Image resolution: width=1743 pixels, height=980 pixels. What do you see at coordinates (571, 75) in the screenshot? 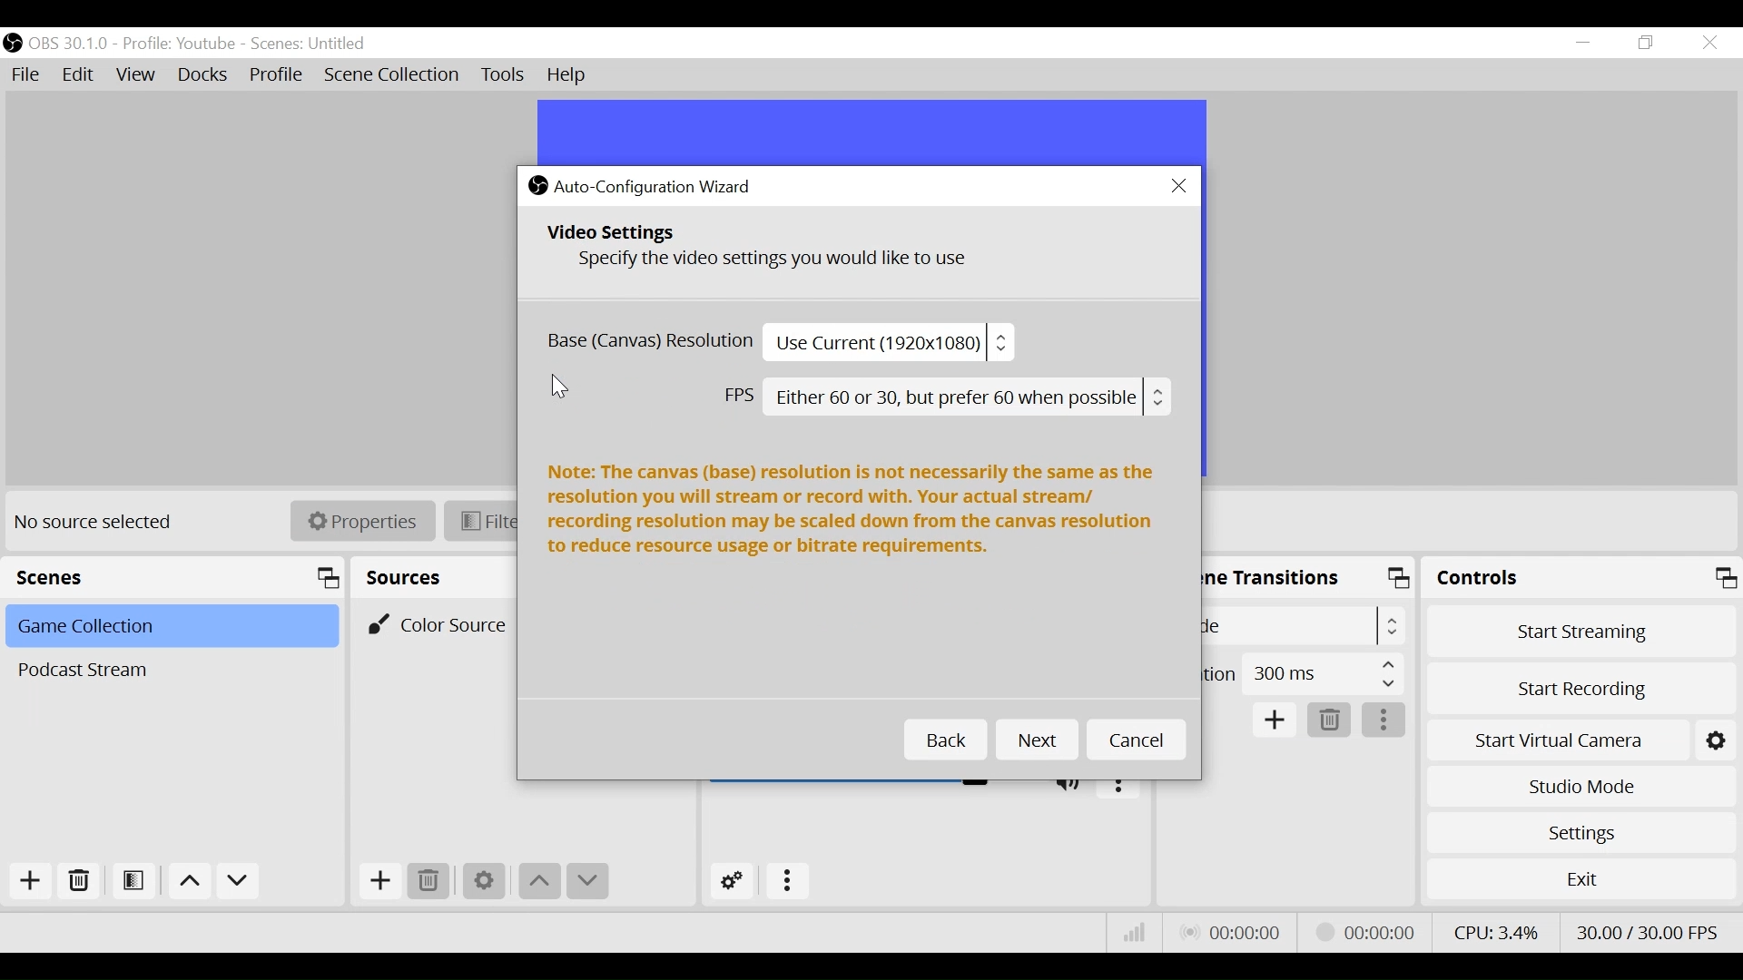
I see `Help` at bounding box center [571, 75].